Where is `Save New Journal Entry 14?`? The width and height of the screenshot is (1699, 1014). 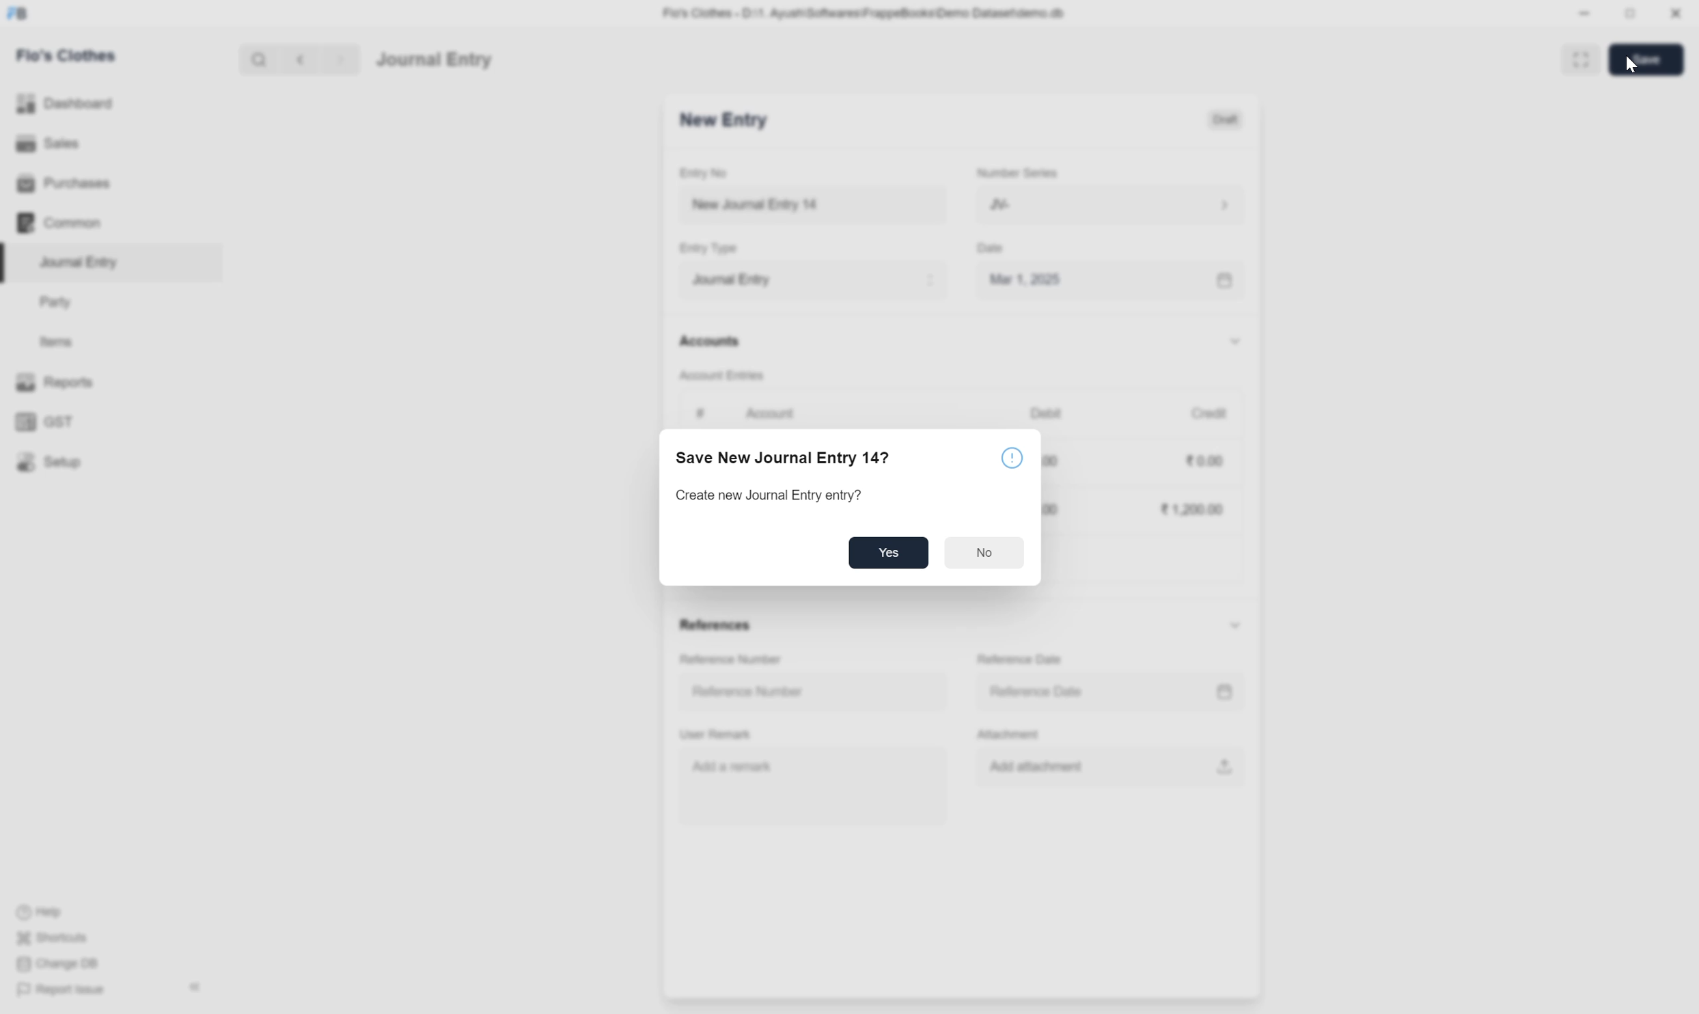 Save New Journal Entry 14? is located at coordinates (786, 458).